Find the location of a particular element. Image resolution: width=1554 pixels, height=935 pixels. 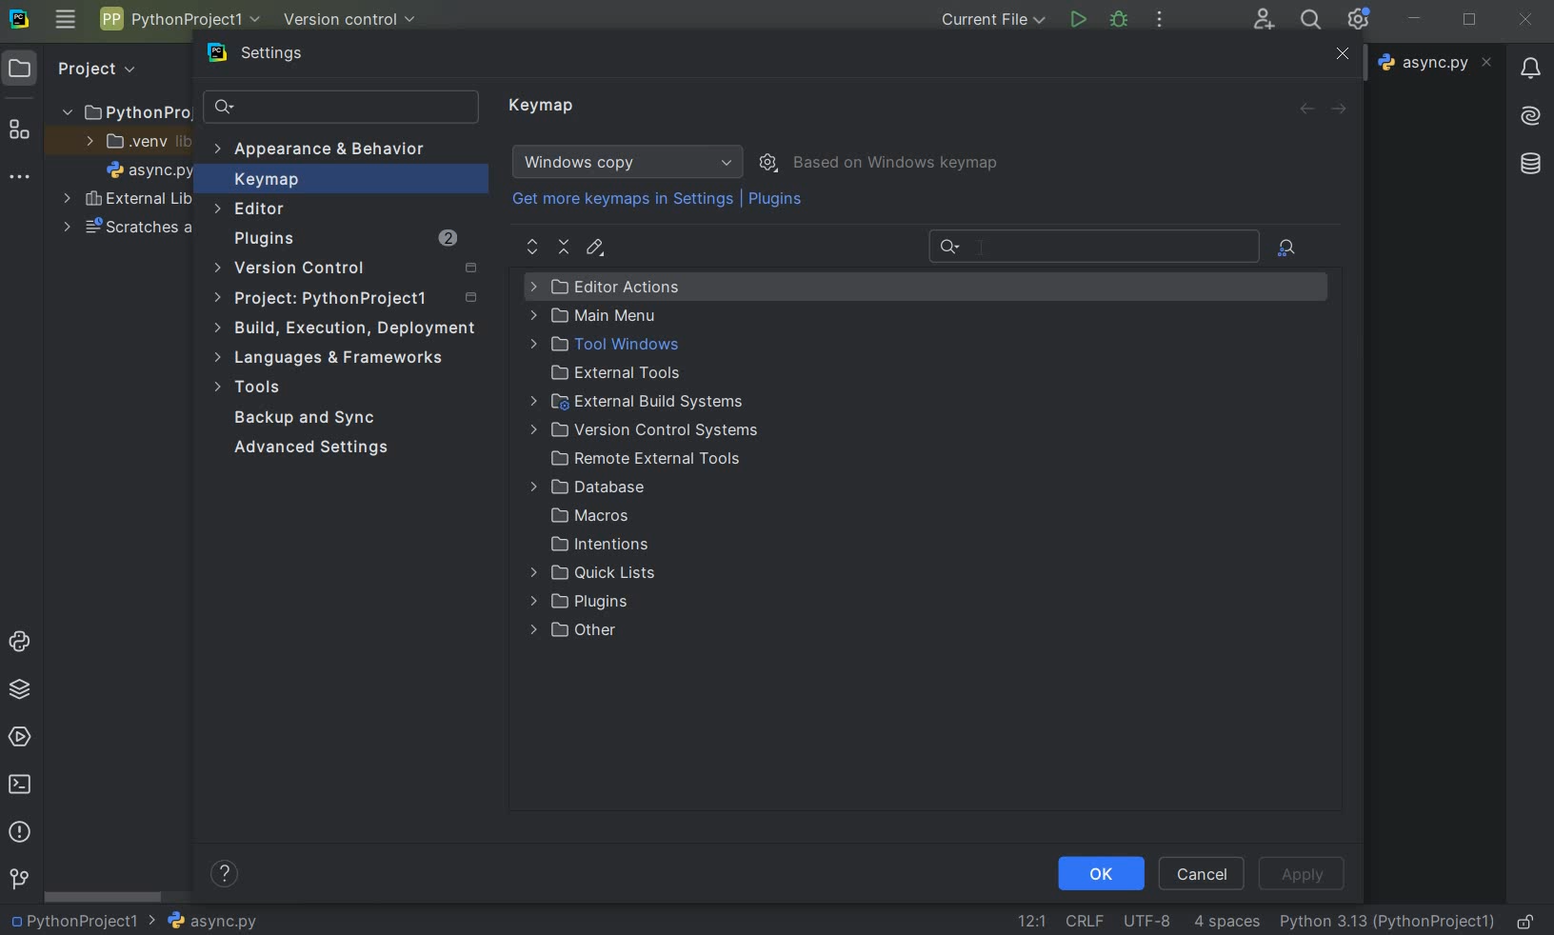

ide and project settings is located at coordinates (1360, 19).